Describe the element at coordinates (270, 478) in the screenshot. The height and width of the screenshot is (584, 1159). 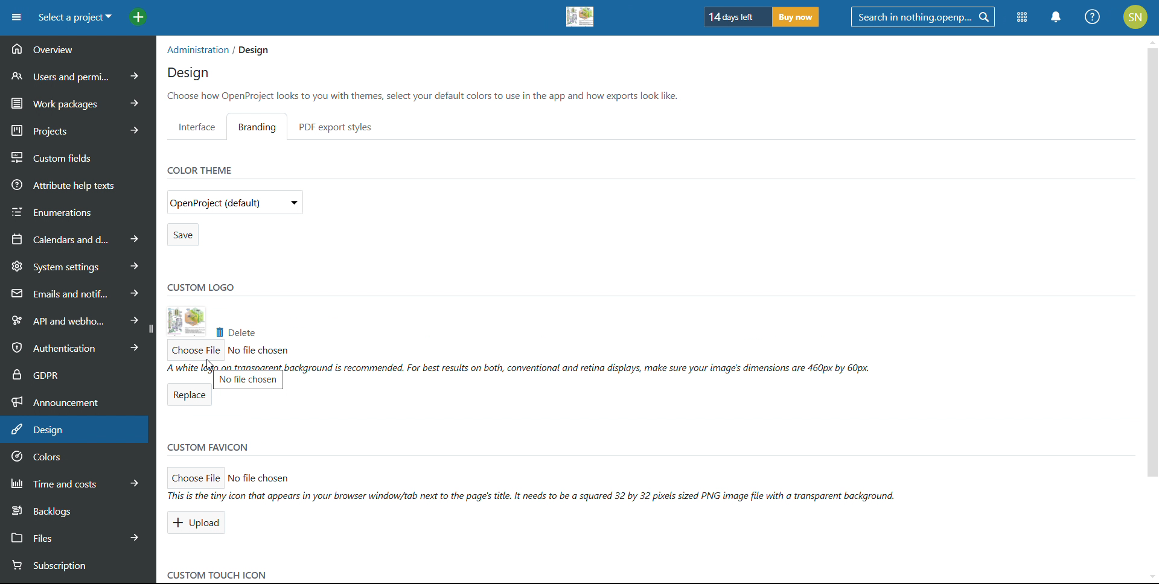
I see `> No file chosen` at that location.